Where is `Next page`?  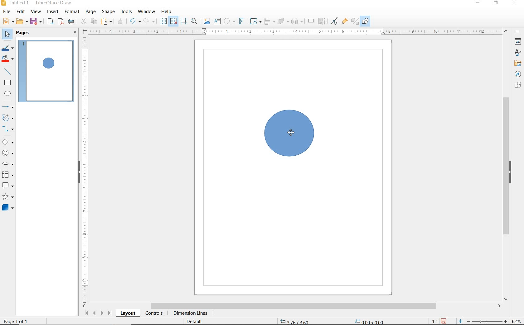
Next page is located at coordinates (102, 313).